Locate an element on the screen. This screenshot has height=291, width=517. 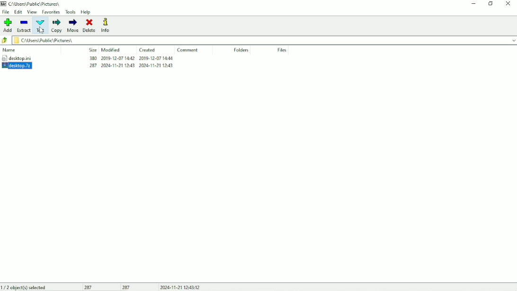
283 is located at coordinates (90, 66).